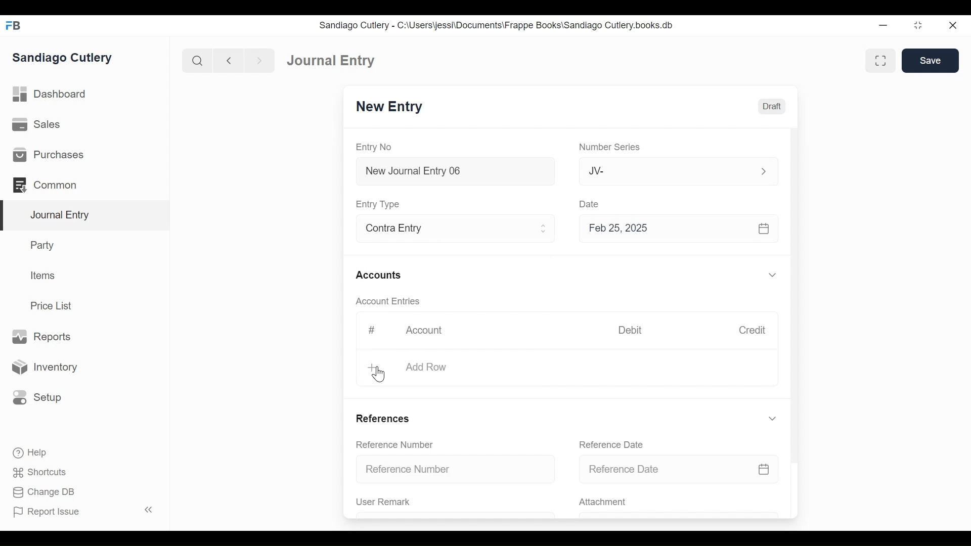 This screenshot has height=546, width=971. I want to click on Entry Type, so click(379, 204).